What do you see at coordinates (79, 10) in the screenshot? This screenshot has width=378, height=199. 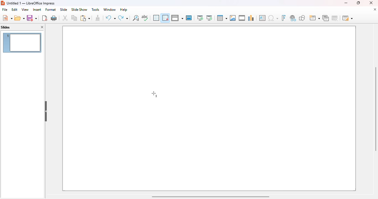 I see `slide show` at bounding box center [79, 10].